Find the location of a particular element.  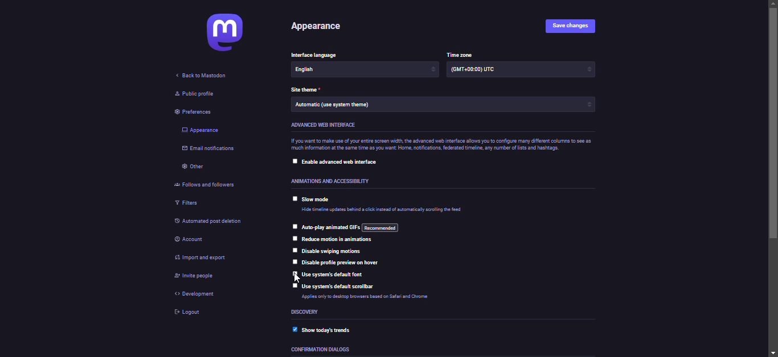

public profile is located at coordinates (195, 96).